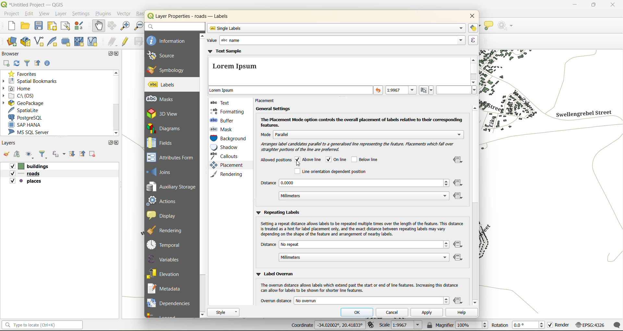  What do you see at coordinates (9, 26) in the screenshot?
I see `new` at bounding box center [9, 26].